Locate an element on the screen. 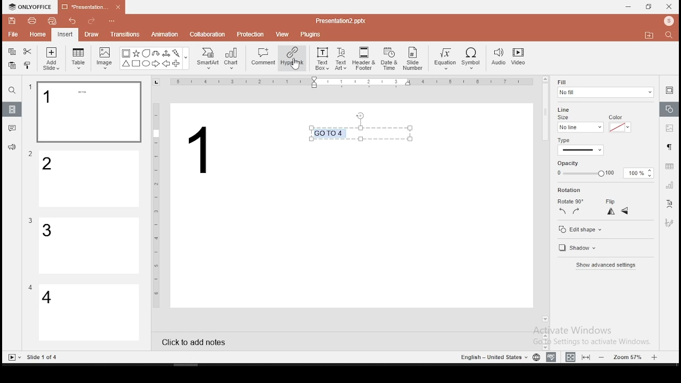 This screenshot has width=681, height=383.  is located at coordinates (354, 82).